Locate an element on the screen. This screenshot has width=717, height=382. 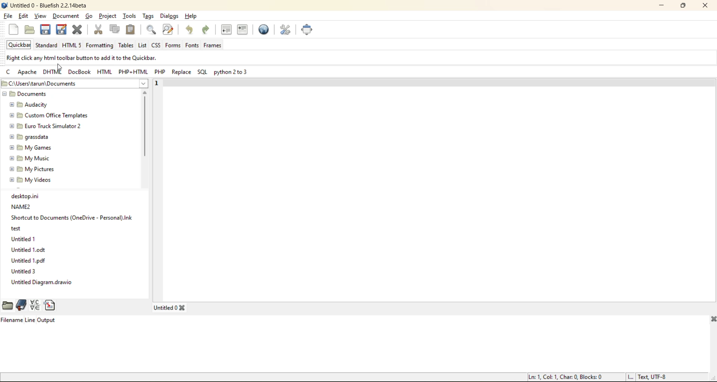
standard is located at coordinates (47, 46).